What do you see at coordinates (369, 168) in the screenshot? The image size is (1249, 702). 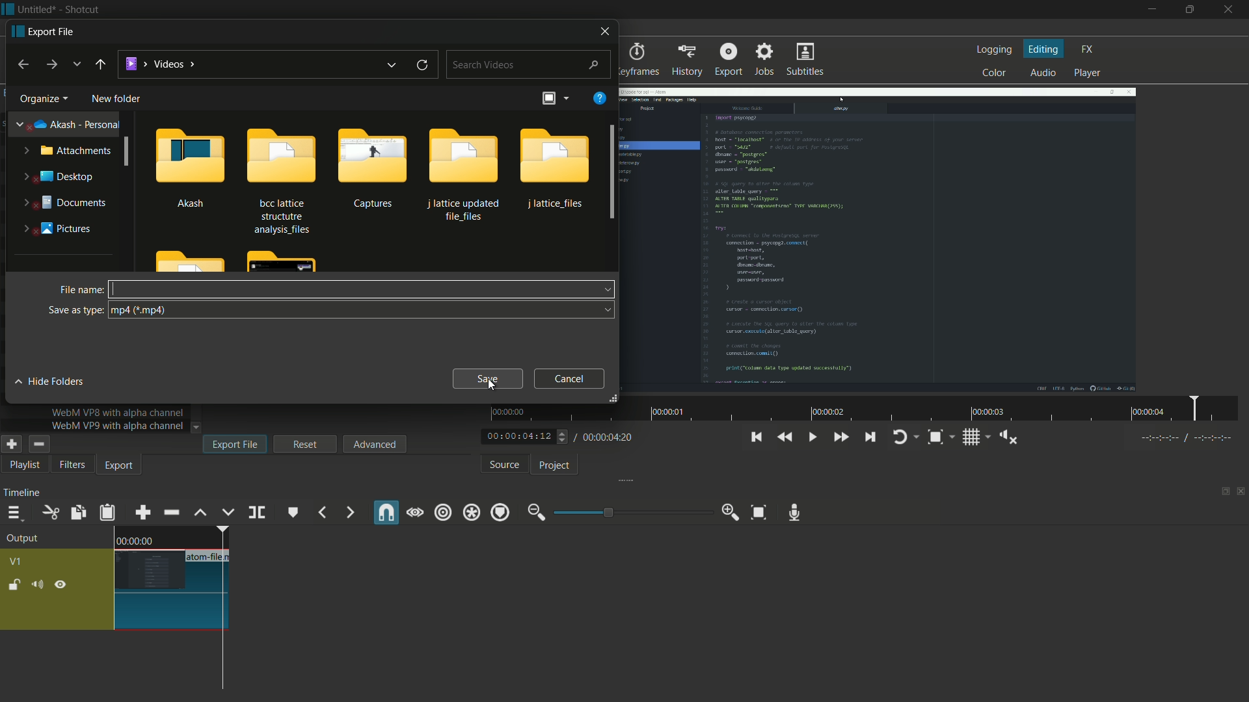 I see `folder-3` at bounding box center [369, 168].